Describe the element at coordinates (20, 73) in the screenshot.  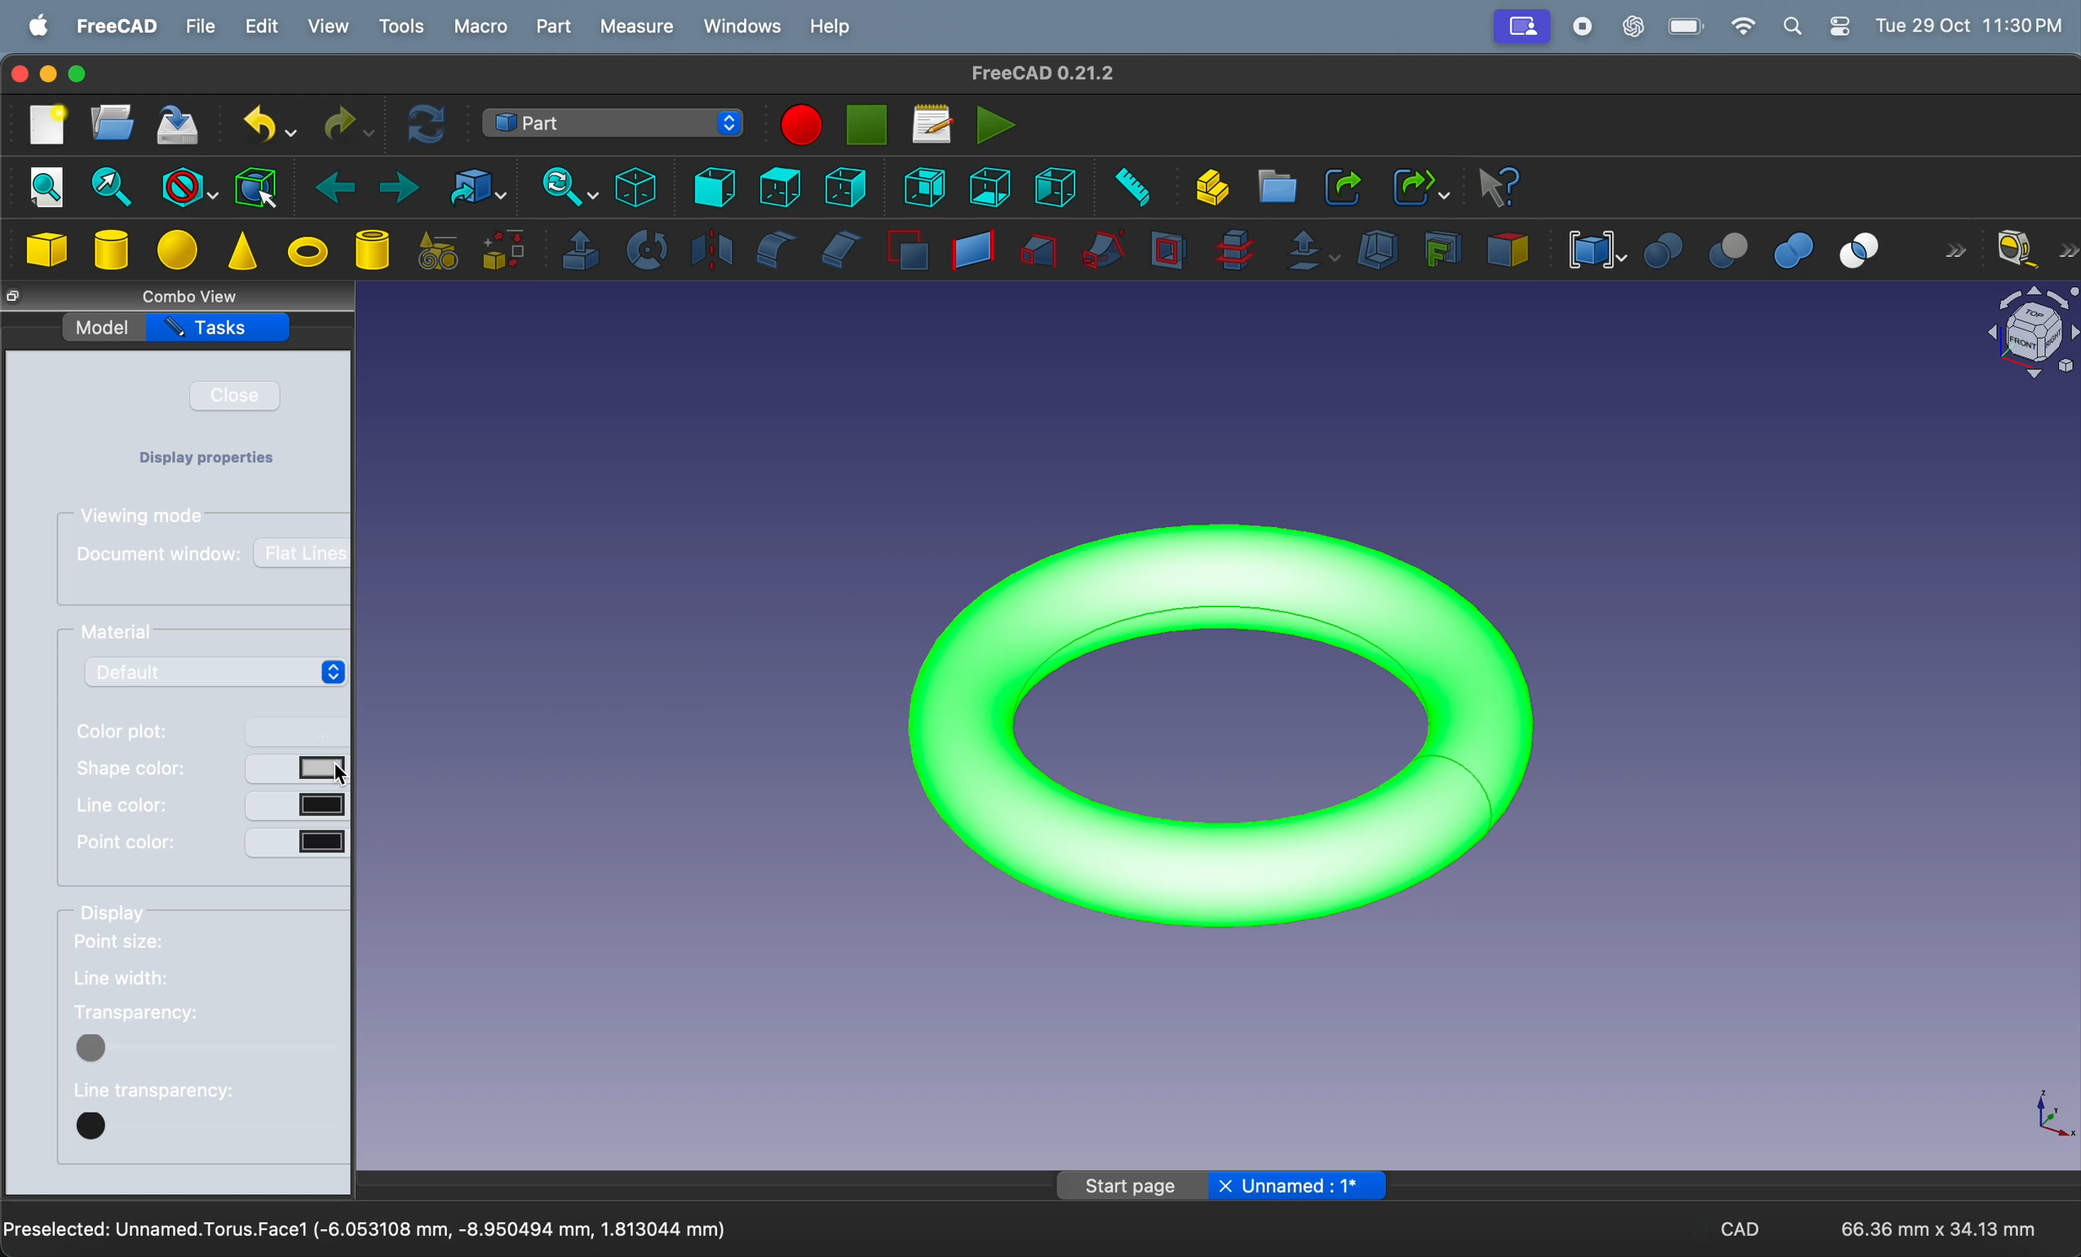
I see `closing window` at that location.